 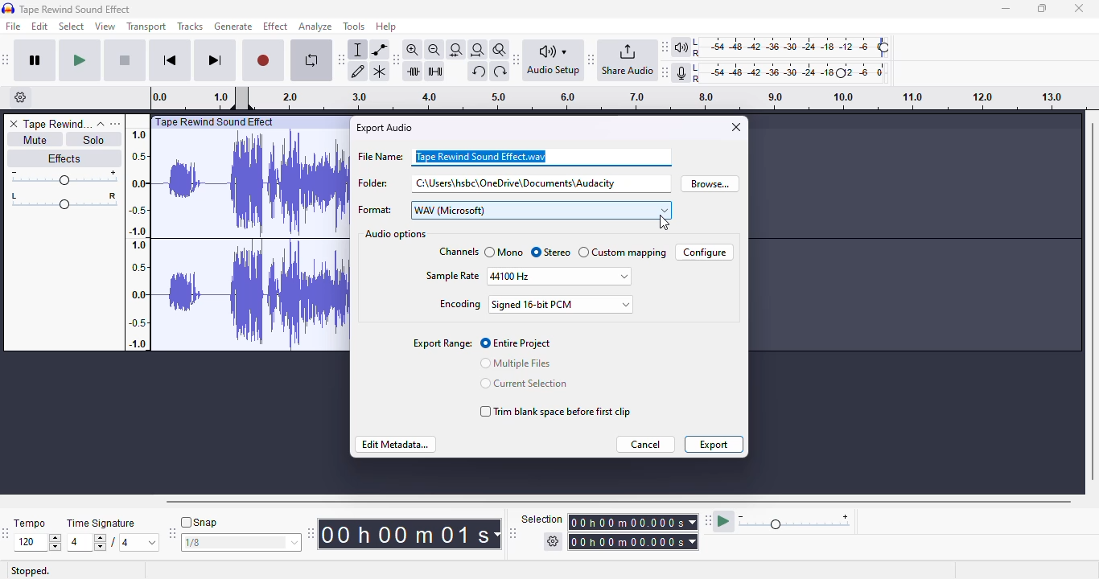 I want to click on audacity time toolbar, so click(x=405, y=534).